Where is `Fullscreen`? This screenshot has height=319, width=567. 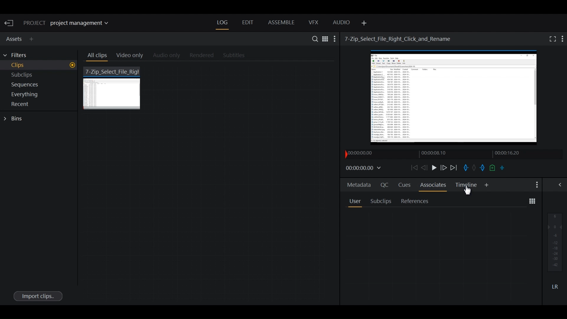
Fullscreen is located at coordinates (551, 39).